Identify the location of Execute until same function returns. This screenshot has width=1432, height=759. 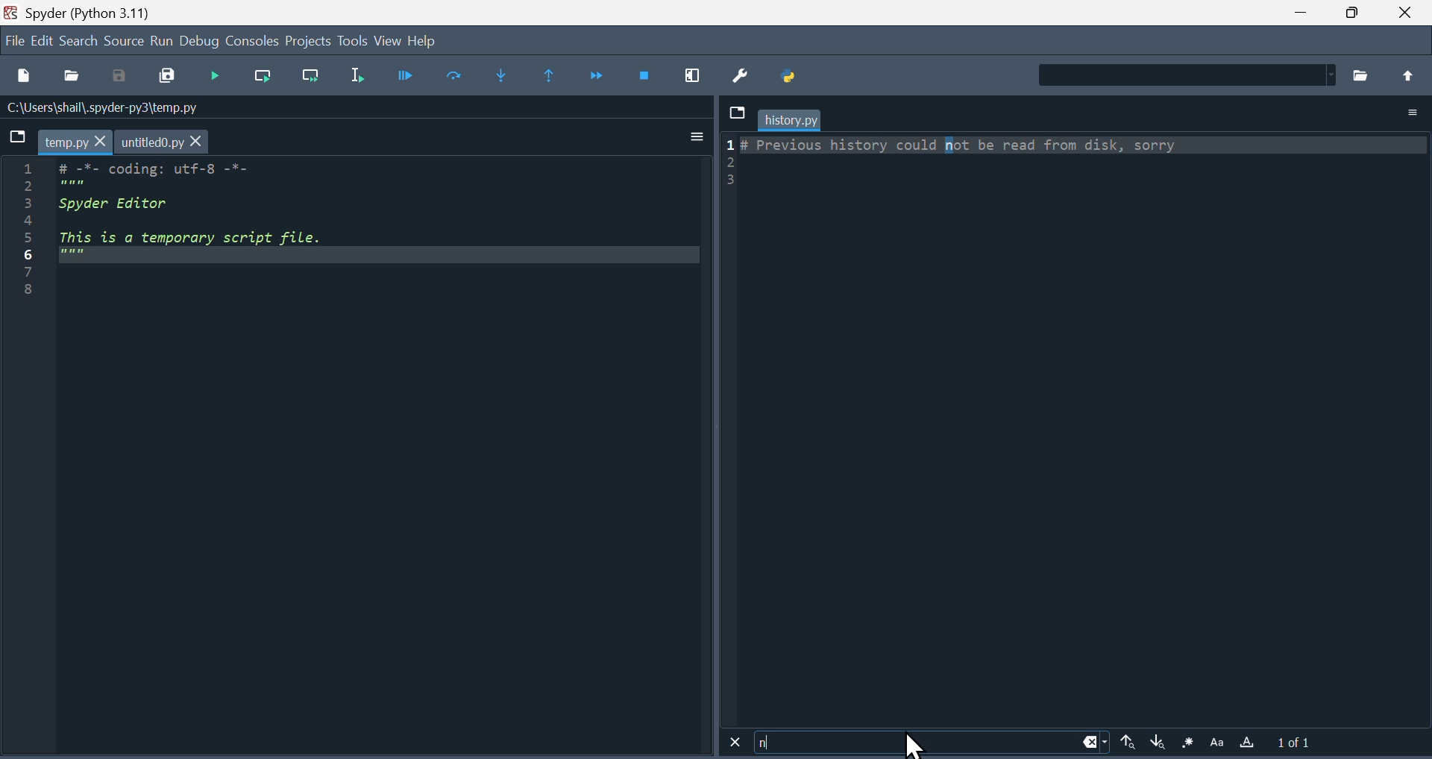
(549, 74).